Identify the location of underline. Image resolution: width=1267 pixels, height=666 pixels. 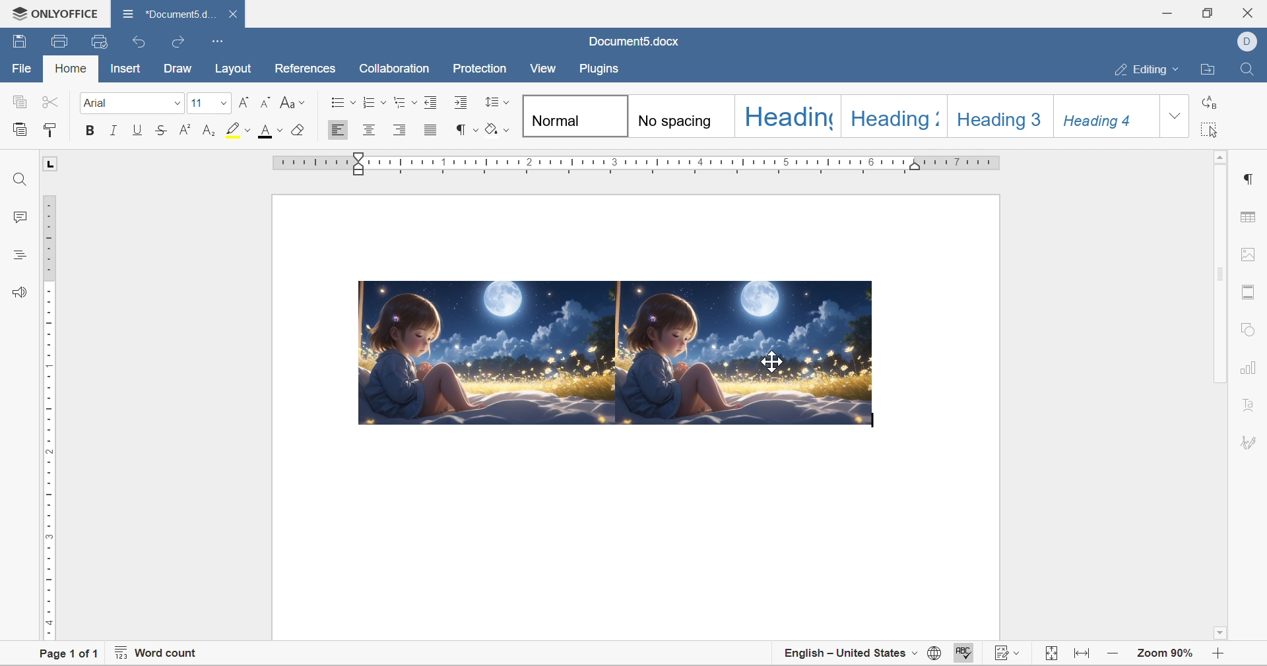
(138, 129).